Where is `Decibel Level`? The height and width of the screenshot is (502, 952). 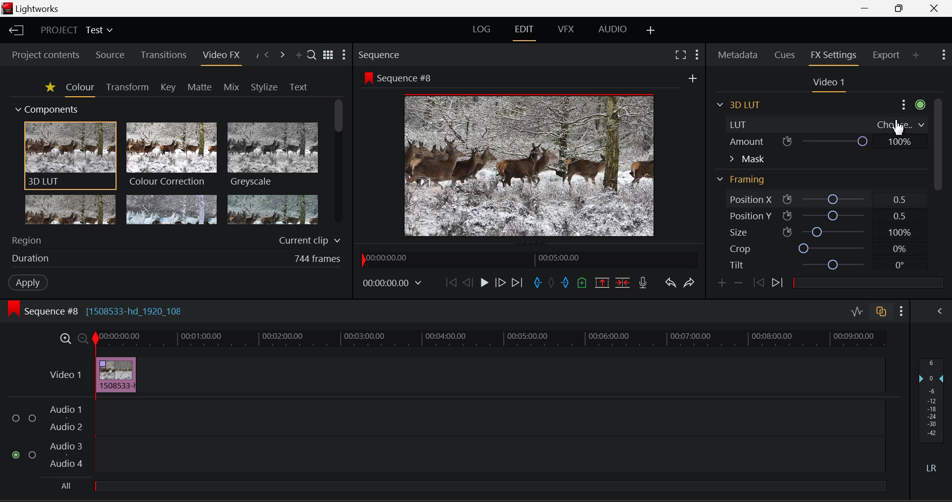
Decibel Level is located at coordinates (934, 417).